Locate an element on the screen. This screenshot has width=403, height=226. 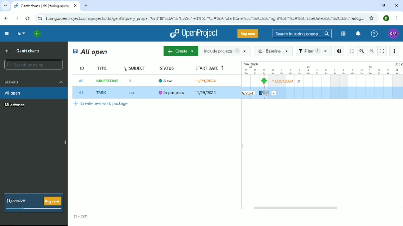
Back is located at coordinates (7, 18).